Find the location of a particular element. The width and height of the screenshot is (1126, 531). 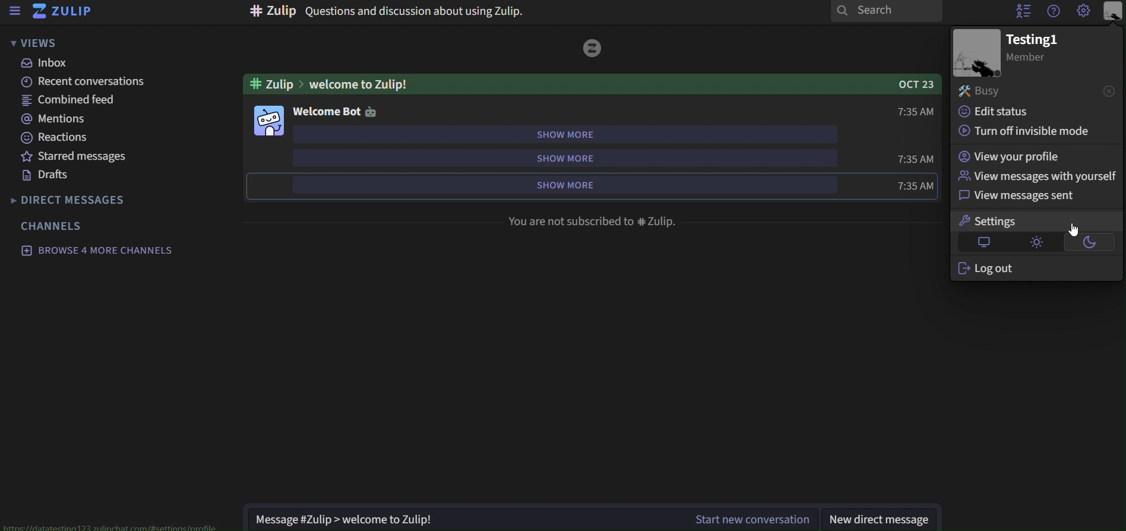

view messages with yourself is located at coordinates (1036, 176).